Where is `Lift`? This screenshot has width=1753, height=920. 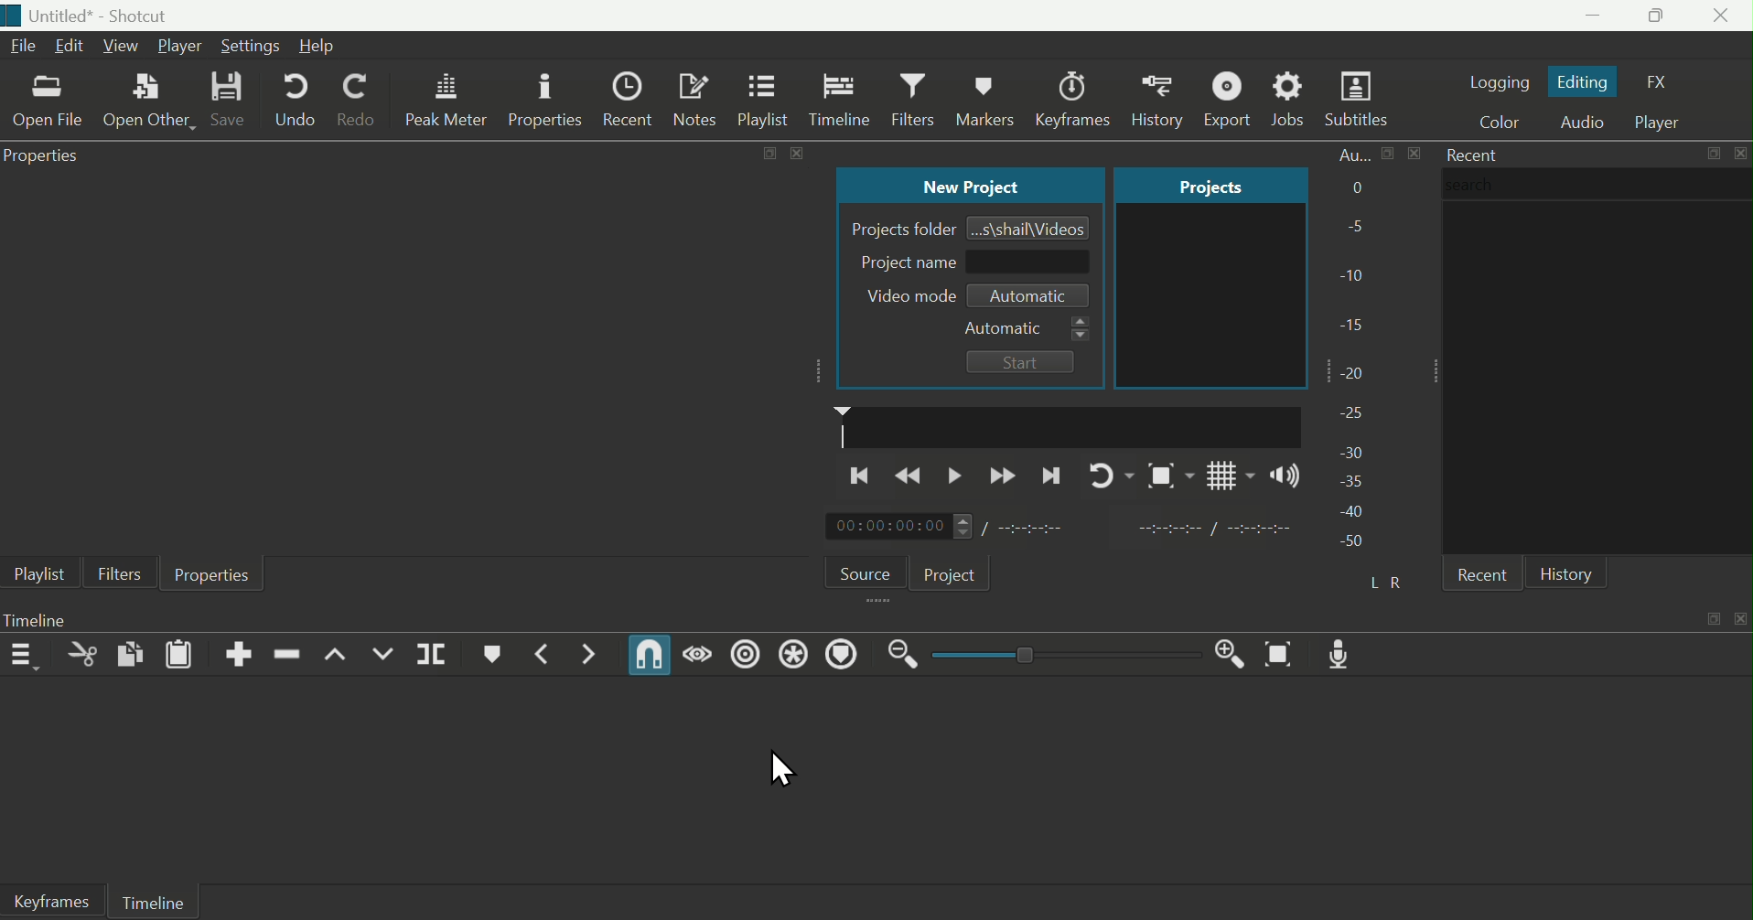
Lift is located at coordinates (334, 654).